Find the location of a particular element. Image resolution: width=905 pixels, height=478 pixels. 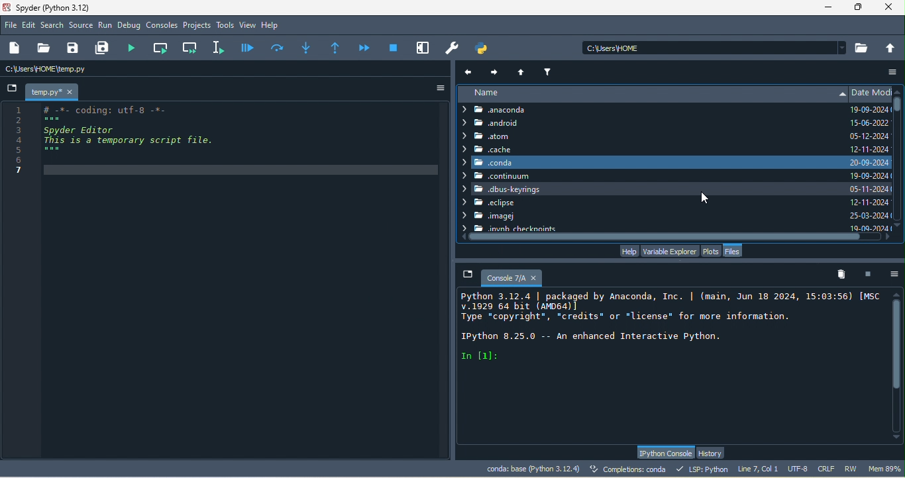

change to parent directory is located at coordinates (891, 47).